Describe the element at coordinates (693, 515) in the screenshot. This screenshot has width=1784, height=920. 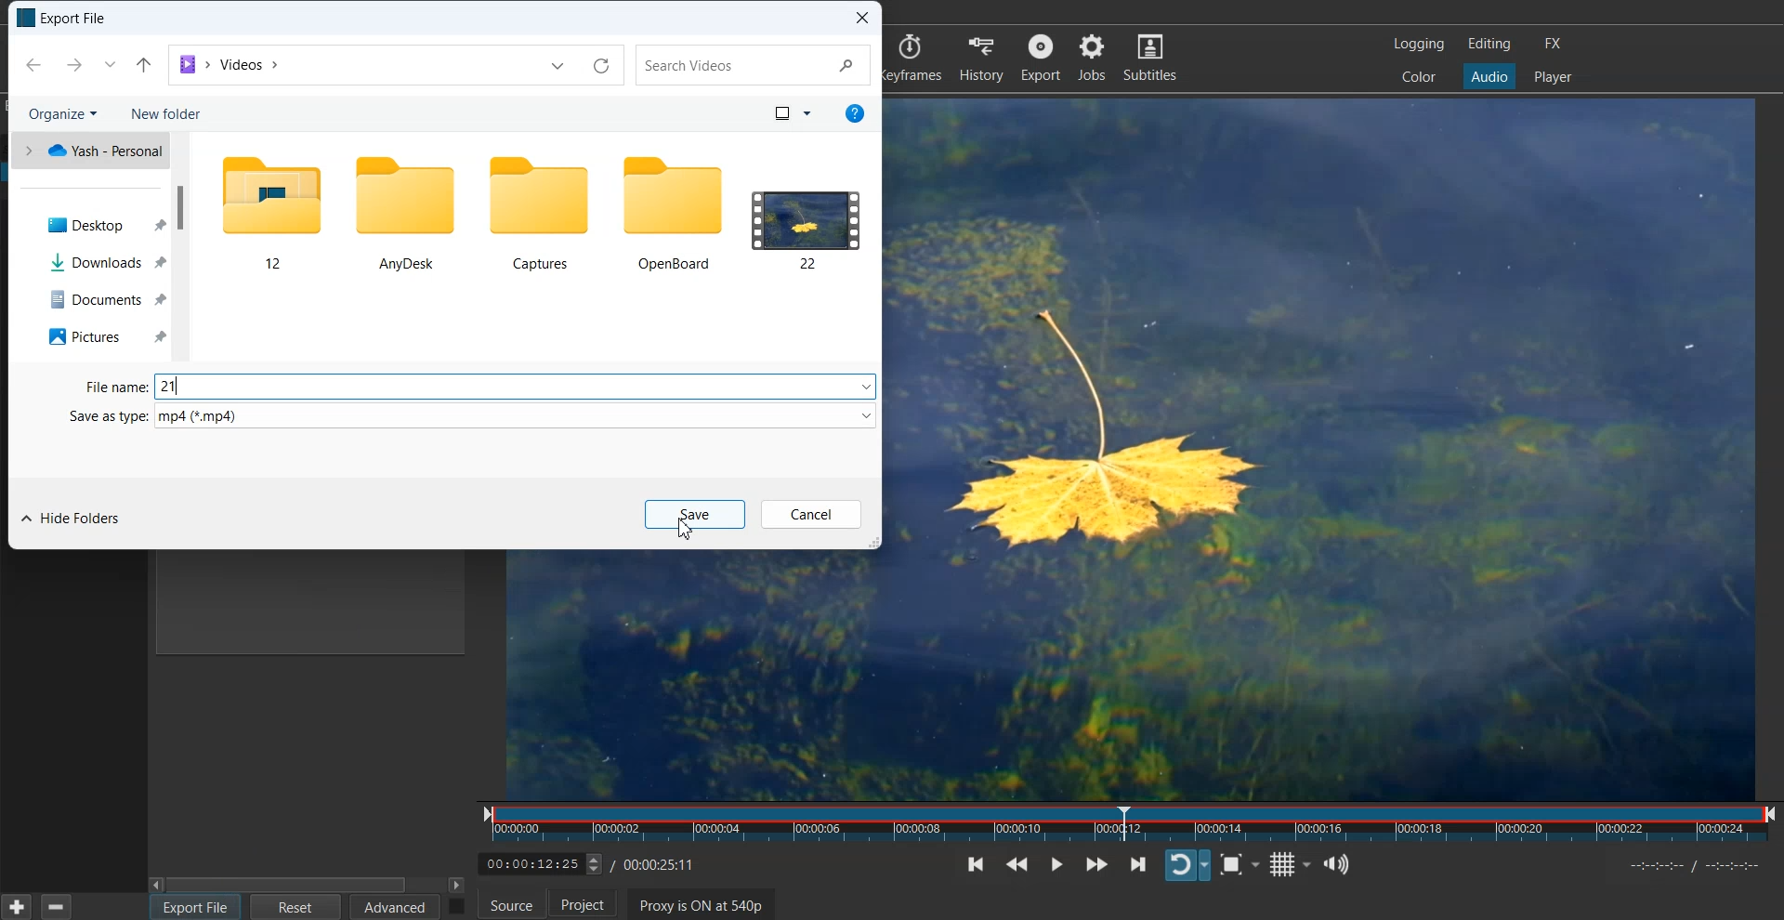
I see `Save` at that location.